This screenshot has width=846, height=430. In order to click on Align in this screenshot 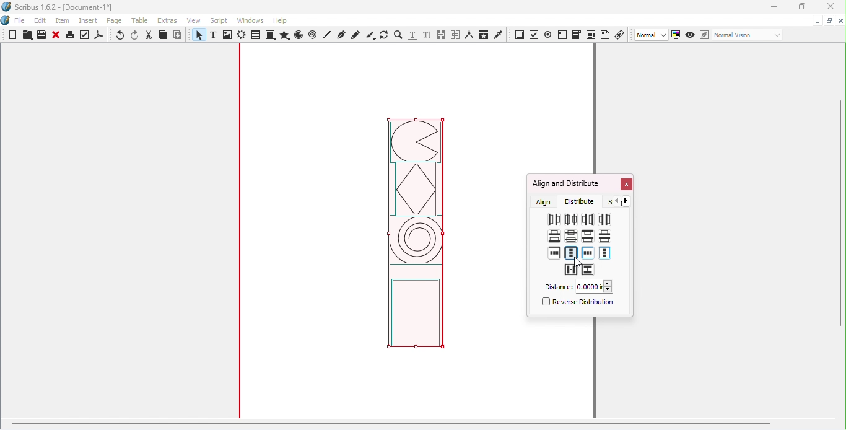, I will do `click(544, 201)`.